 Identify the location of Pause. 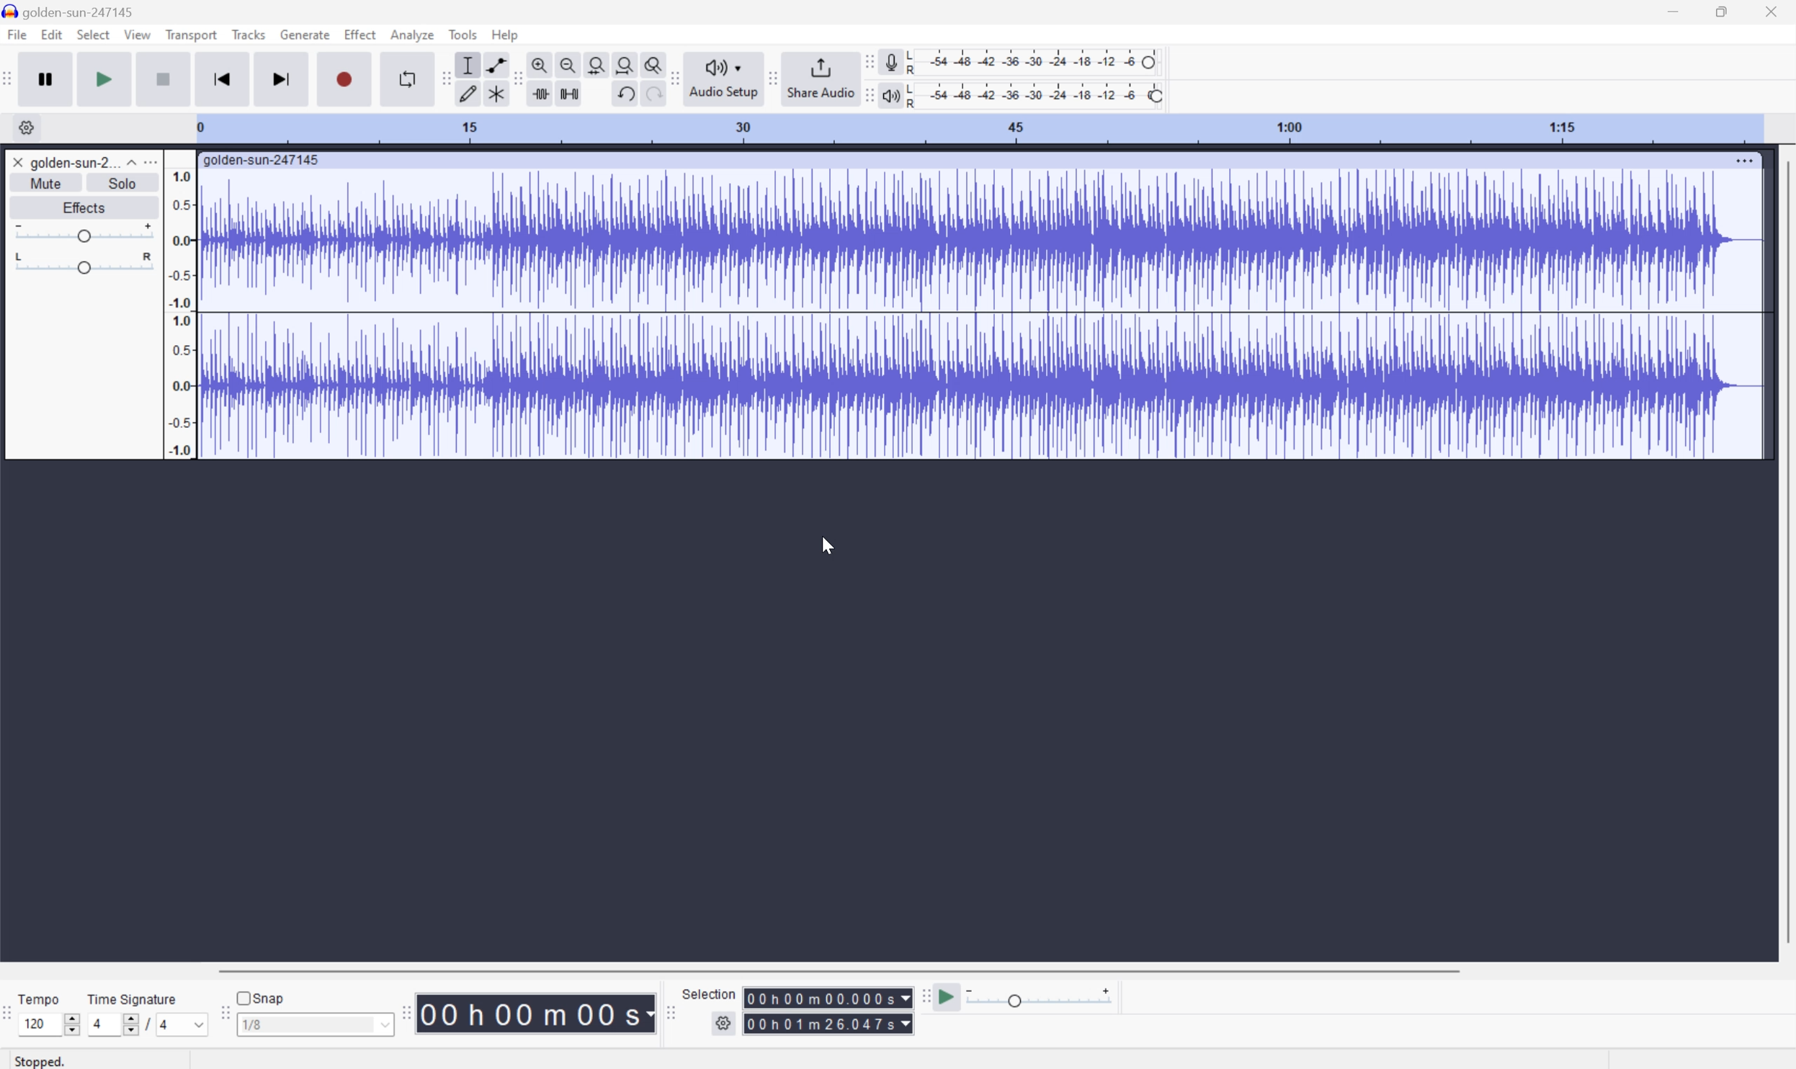
(50, 79).